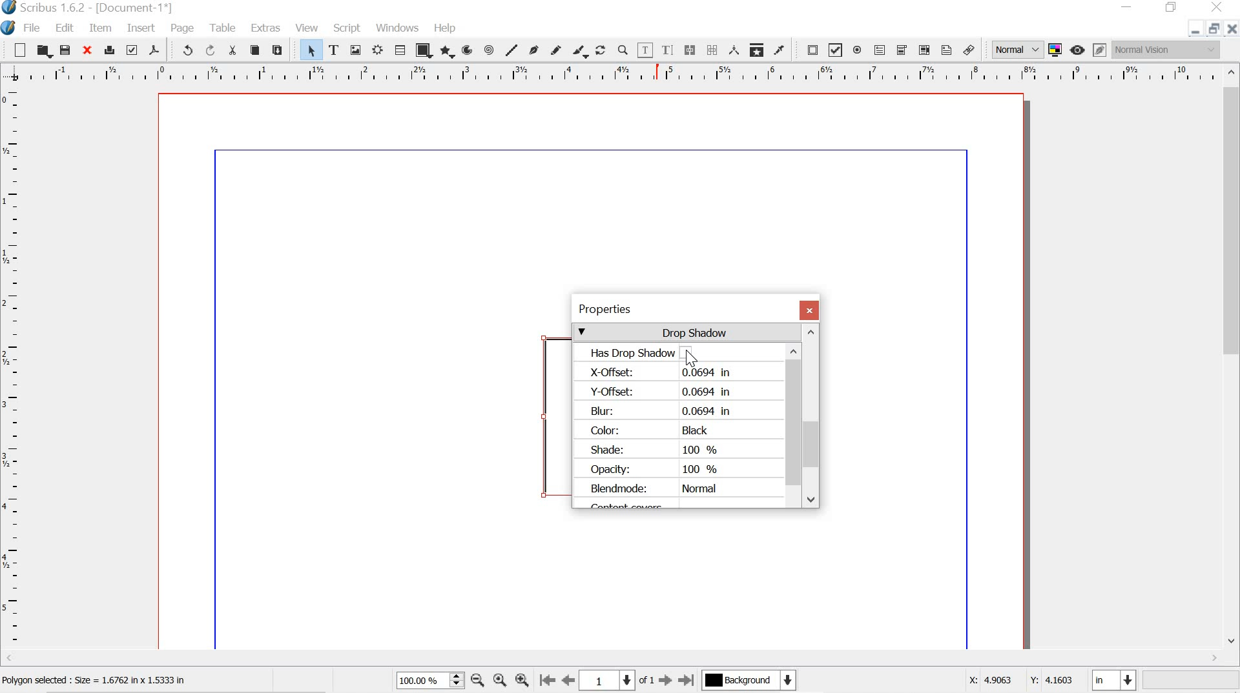 The image size is (1240, 693). Describe the element at coordinates (98, 8) in the screenshot. I see `Scribus 1.6.2 - [Document-1*]` at that location.